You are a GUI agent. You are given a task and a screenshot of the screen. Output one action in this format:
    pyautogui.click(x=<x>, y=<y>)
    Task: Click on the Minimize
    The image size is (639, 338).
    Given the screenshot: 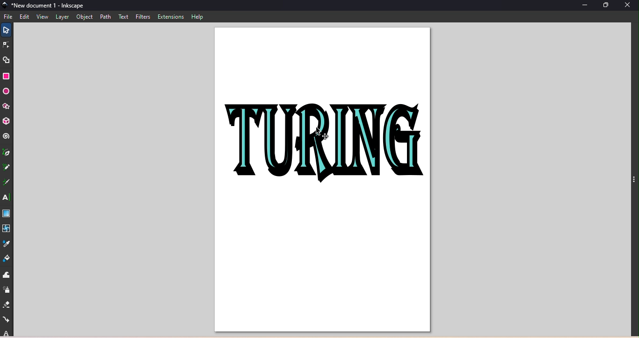 What is the action you would take?
    pyautogui.click(x=584, y=6)
    